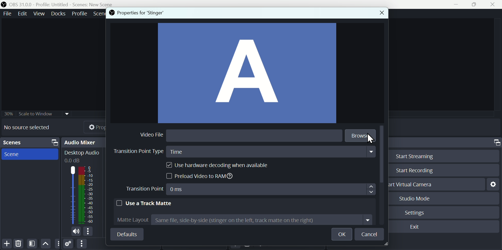 This screenshot has height=250, width=502. I want to click on No source selected, so click(31, 127).